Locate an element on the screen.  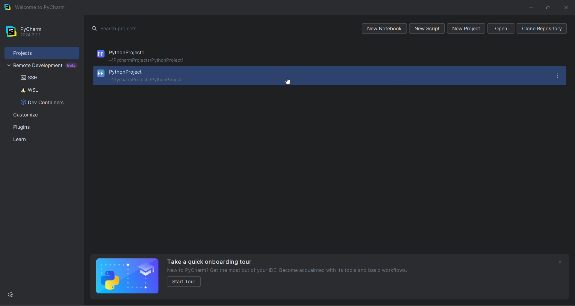
pycharm is located at coordinates (40, 31).